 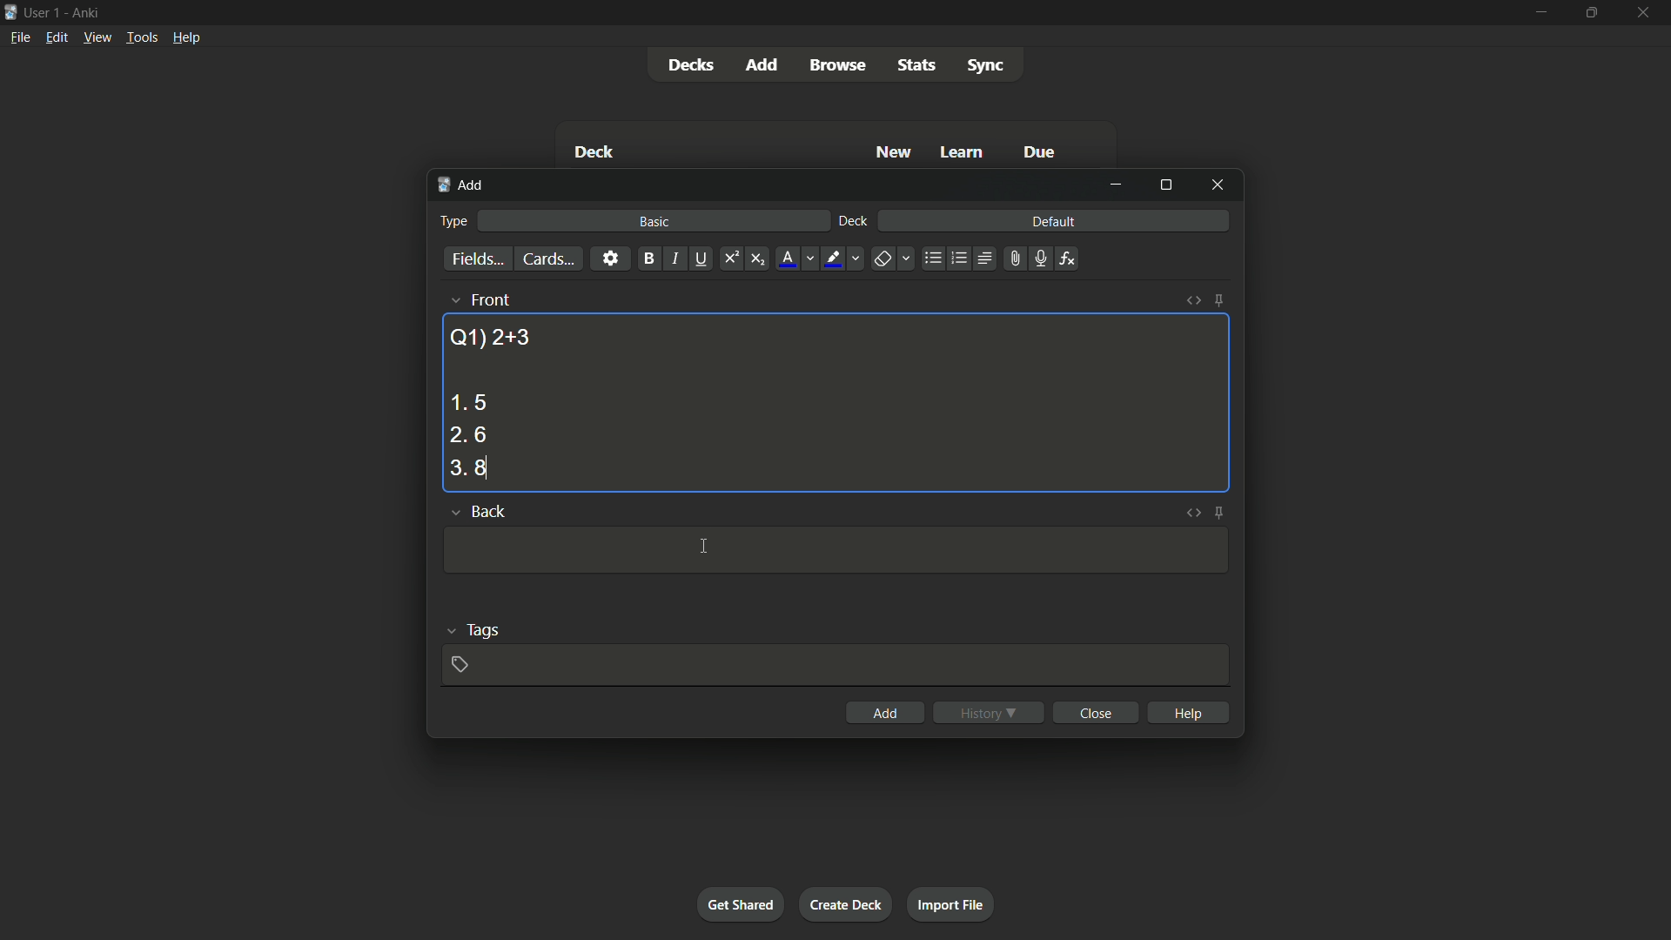 I want to click on minimize, so click(x=1540, y=11).